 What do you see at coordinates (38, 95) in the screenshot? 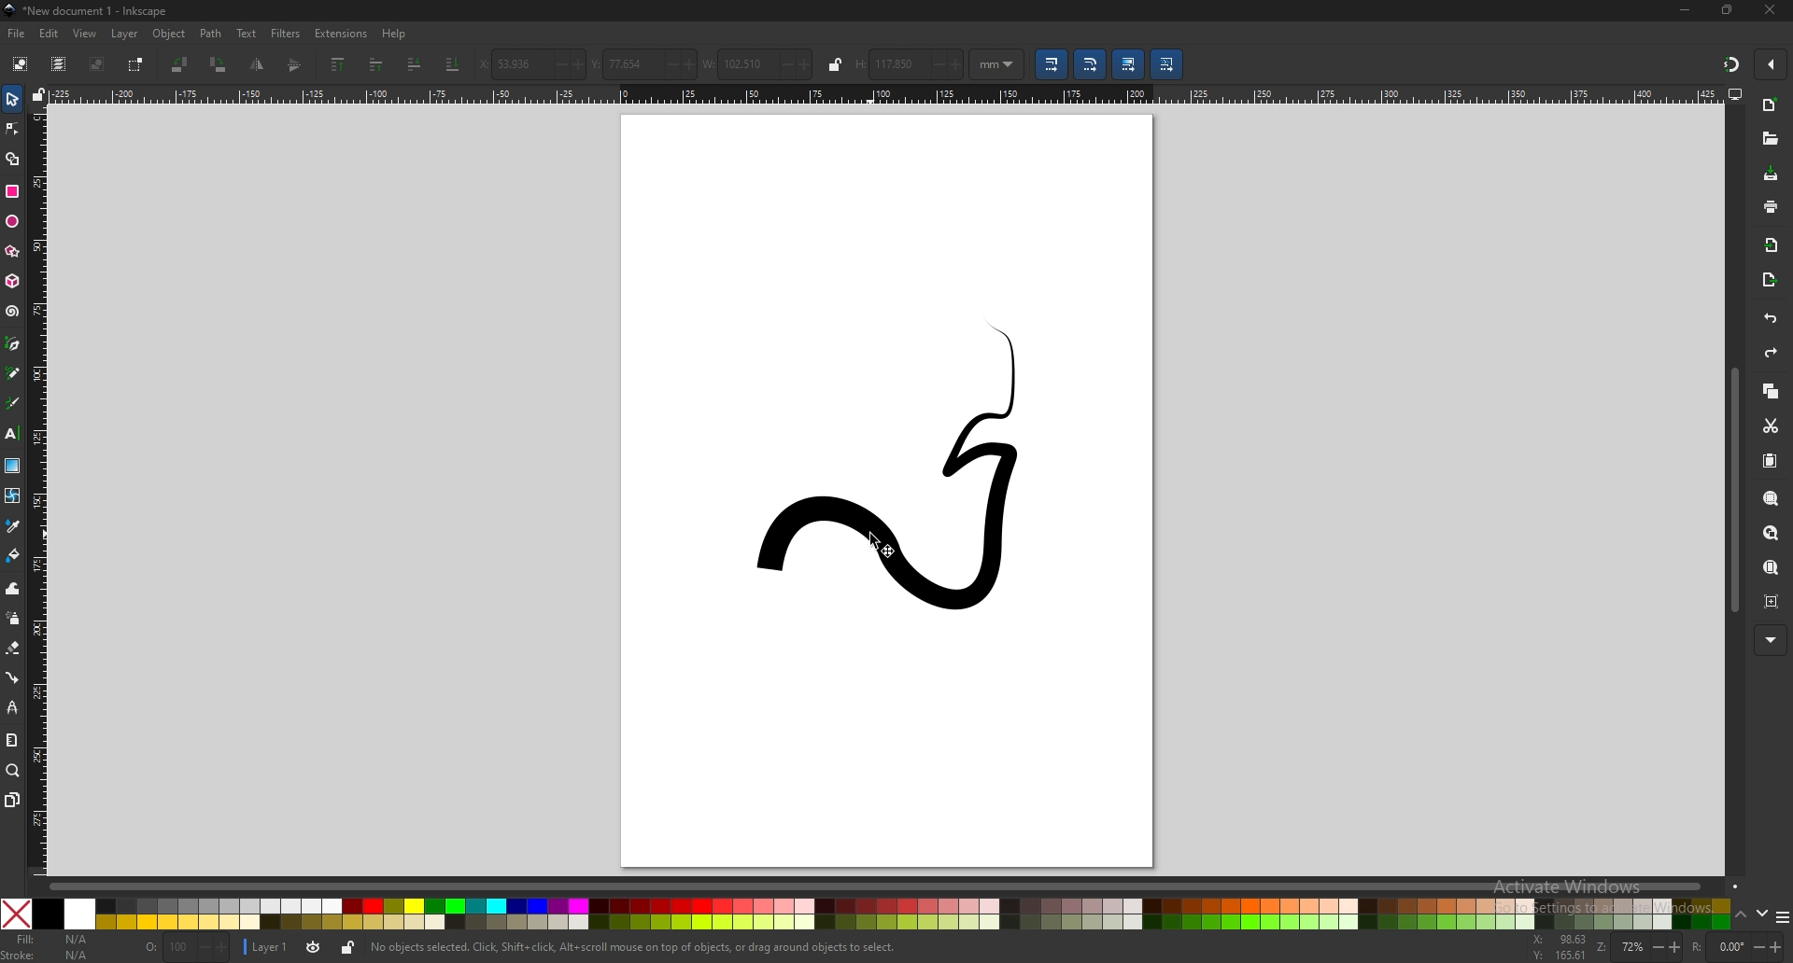
I see `lock guides` at bounding box center [38, 95].